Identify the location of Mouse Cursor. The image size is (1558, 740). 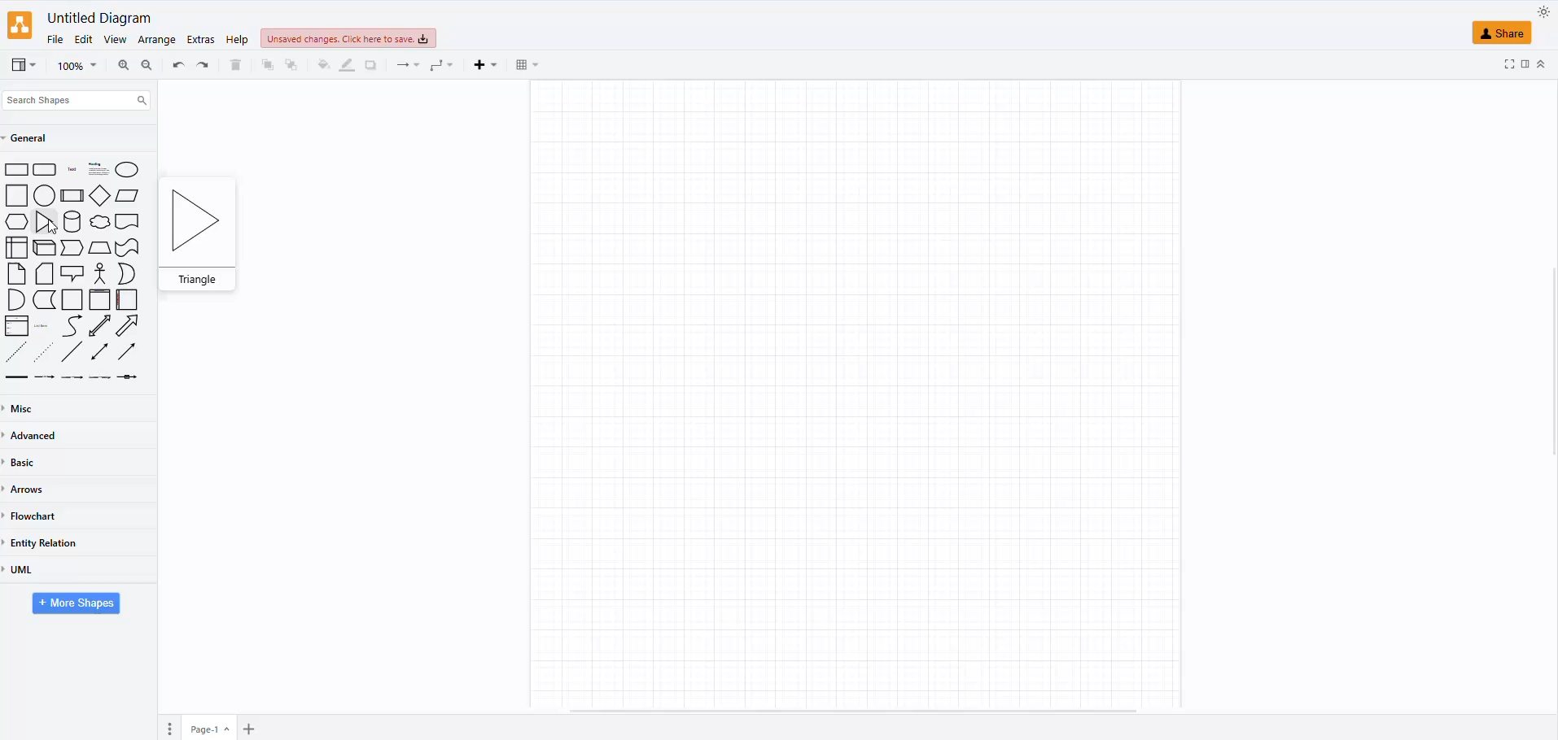
(55, 230).